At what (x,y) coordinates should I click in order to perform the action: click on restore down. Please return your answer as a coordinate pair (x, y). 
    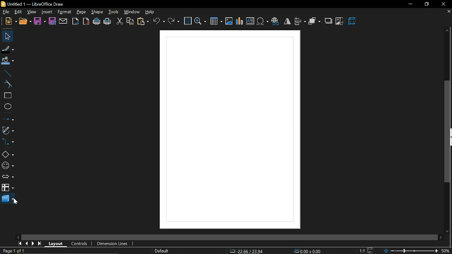
    Looking at the image, I should click on (426, 4).